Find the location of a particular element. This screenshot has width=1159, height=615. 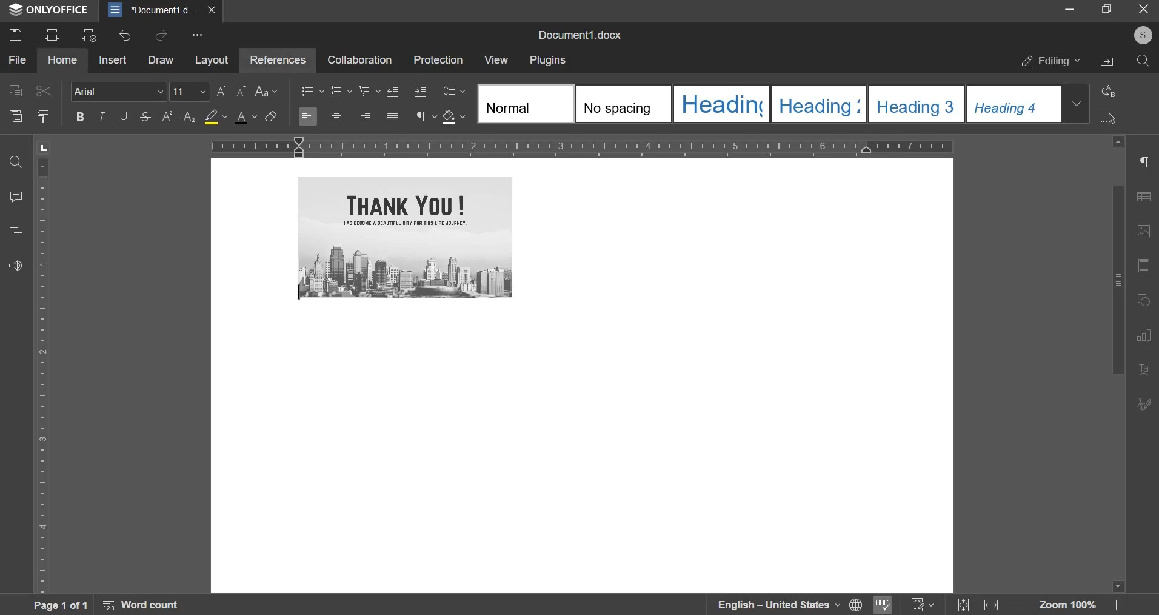

ONLYOFFICE is located at coordinates (48, 10).